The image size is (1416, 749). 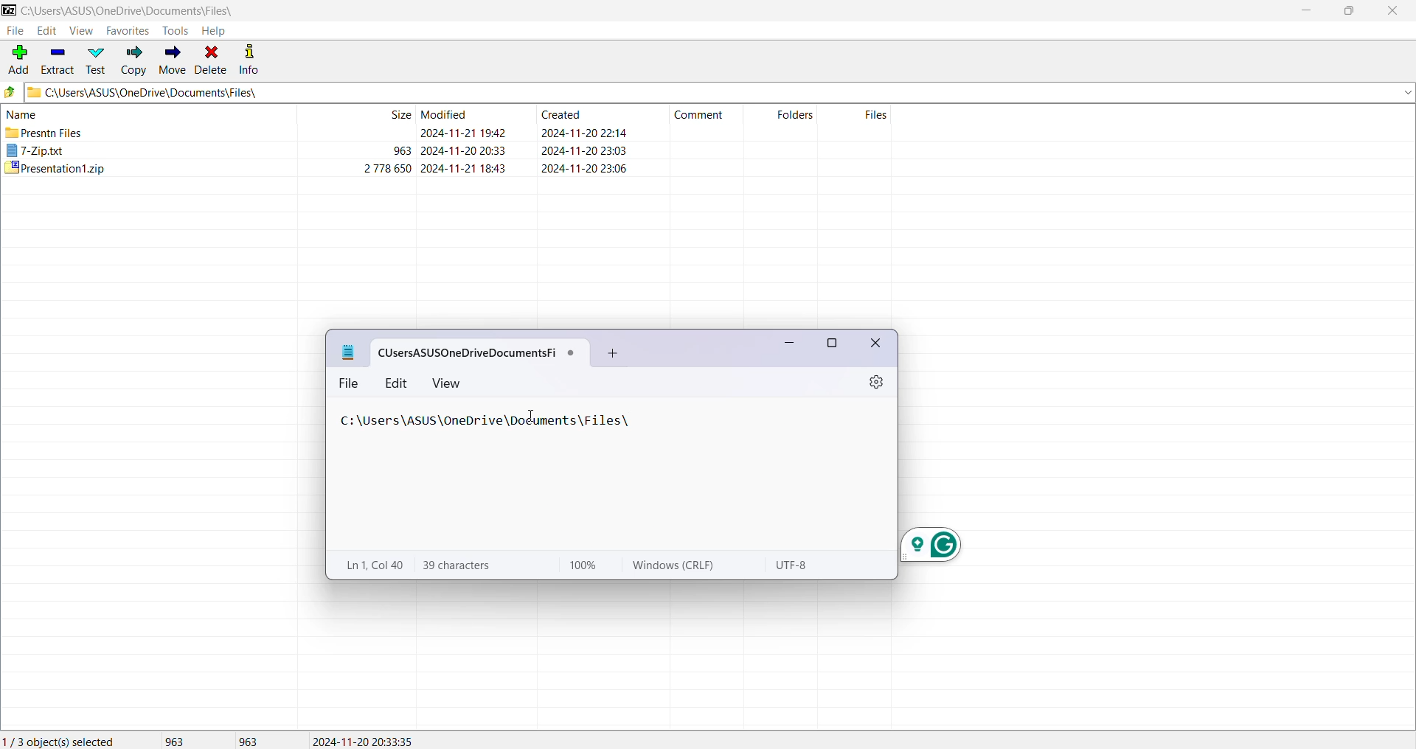 What do you see at coordinates (611, 353) in the screenshot?
I see `Add New Tab` at bounding box center [611, 353].